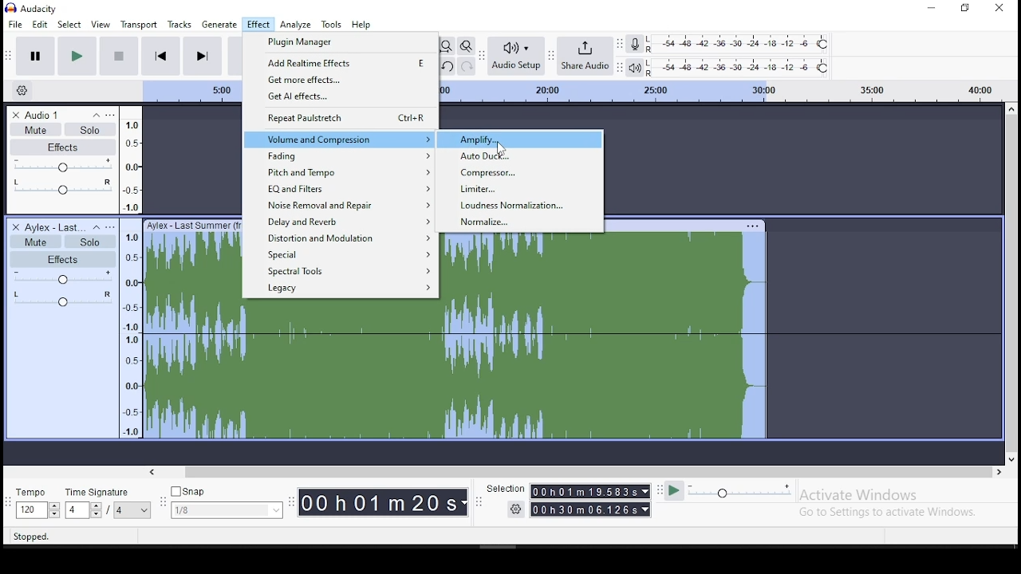 Image resolution: width=1021 pixels, height=574 pixels. What do you see at coordinates (55, 226) in the screenshot?
I see `audio track name` at bounding box center [55, 226].